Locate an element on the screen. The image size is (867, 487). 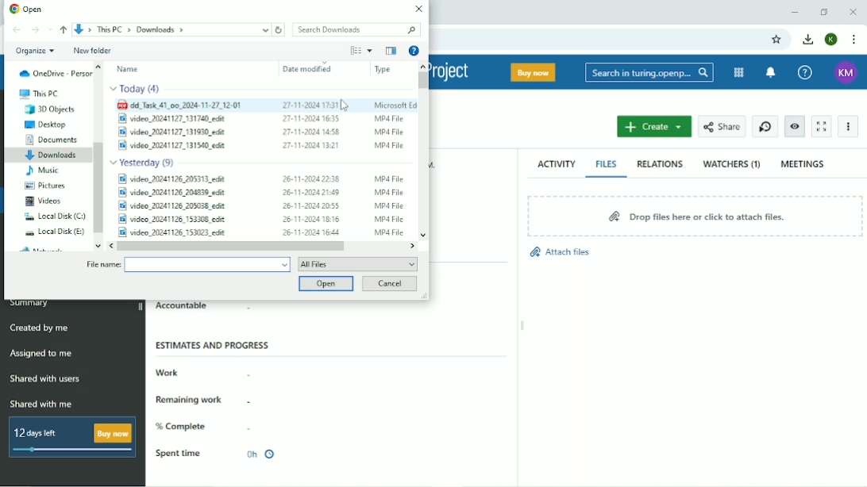
Remaining work is located at coordinates (192, 399).